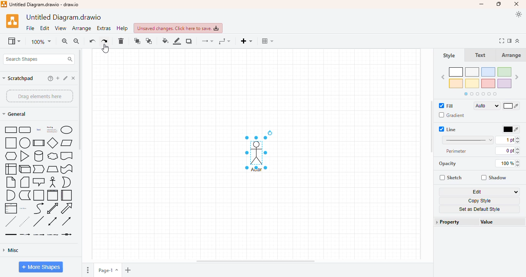  Describe the element at coordinates (41, 267) in the screenshot. I see `more shapes` at that location.